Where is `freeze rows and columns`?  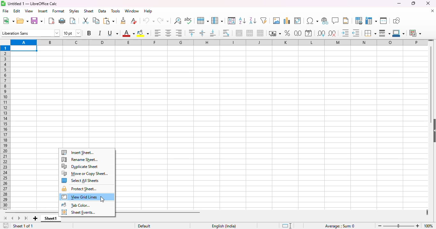
freeze rows and columns is located at coordinates (371, 21).